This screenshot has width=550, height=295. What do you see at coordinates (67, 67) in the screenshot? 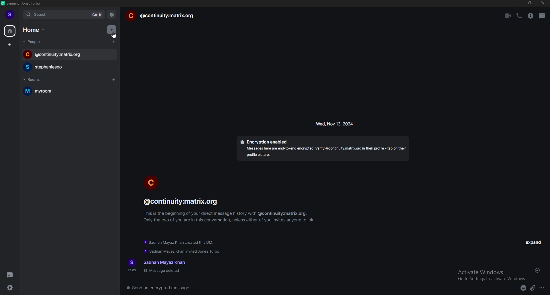
I see `chat` at bounding box center [67, 67].